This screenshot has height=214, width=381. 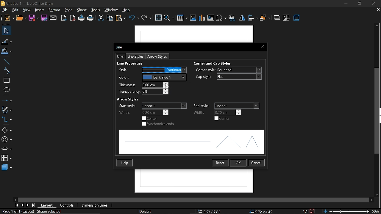 I want to click on Line Properties., so click(x=131, y=62).